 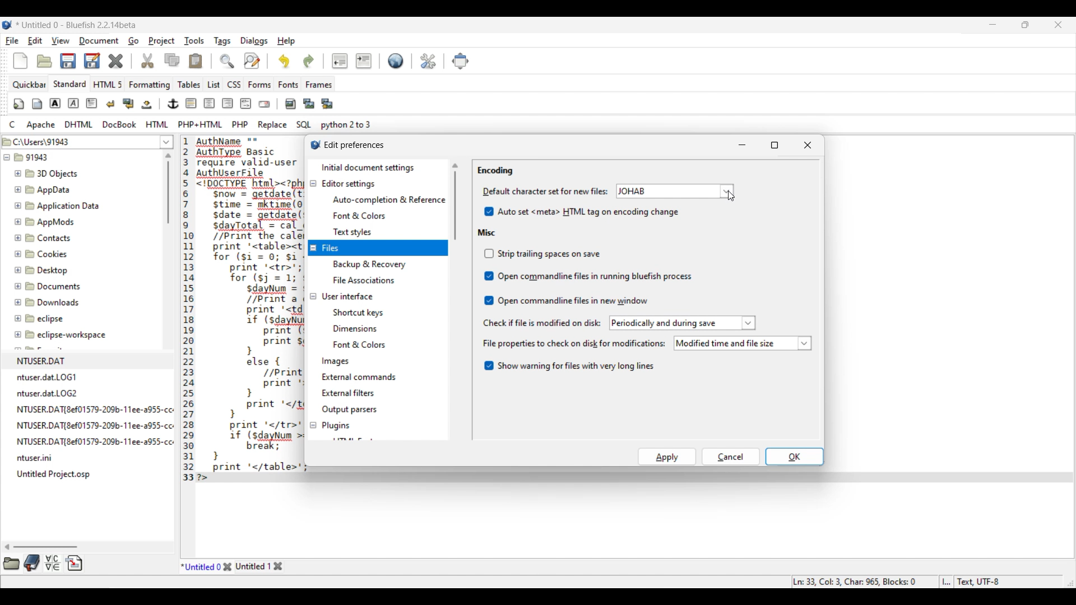 I want to click on Status bar, so click(x=897, y=581).